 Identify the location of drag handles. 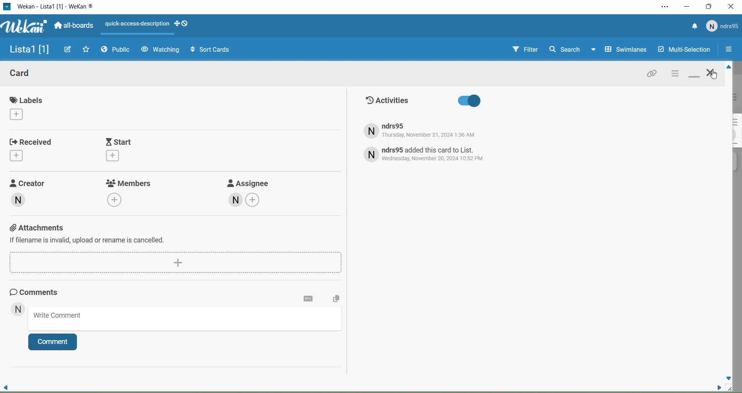
(185, 24).